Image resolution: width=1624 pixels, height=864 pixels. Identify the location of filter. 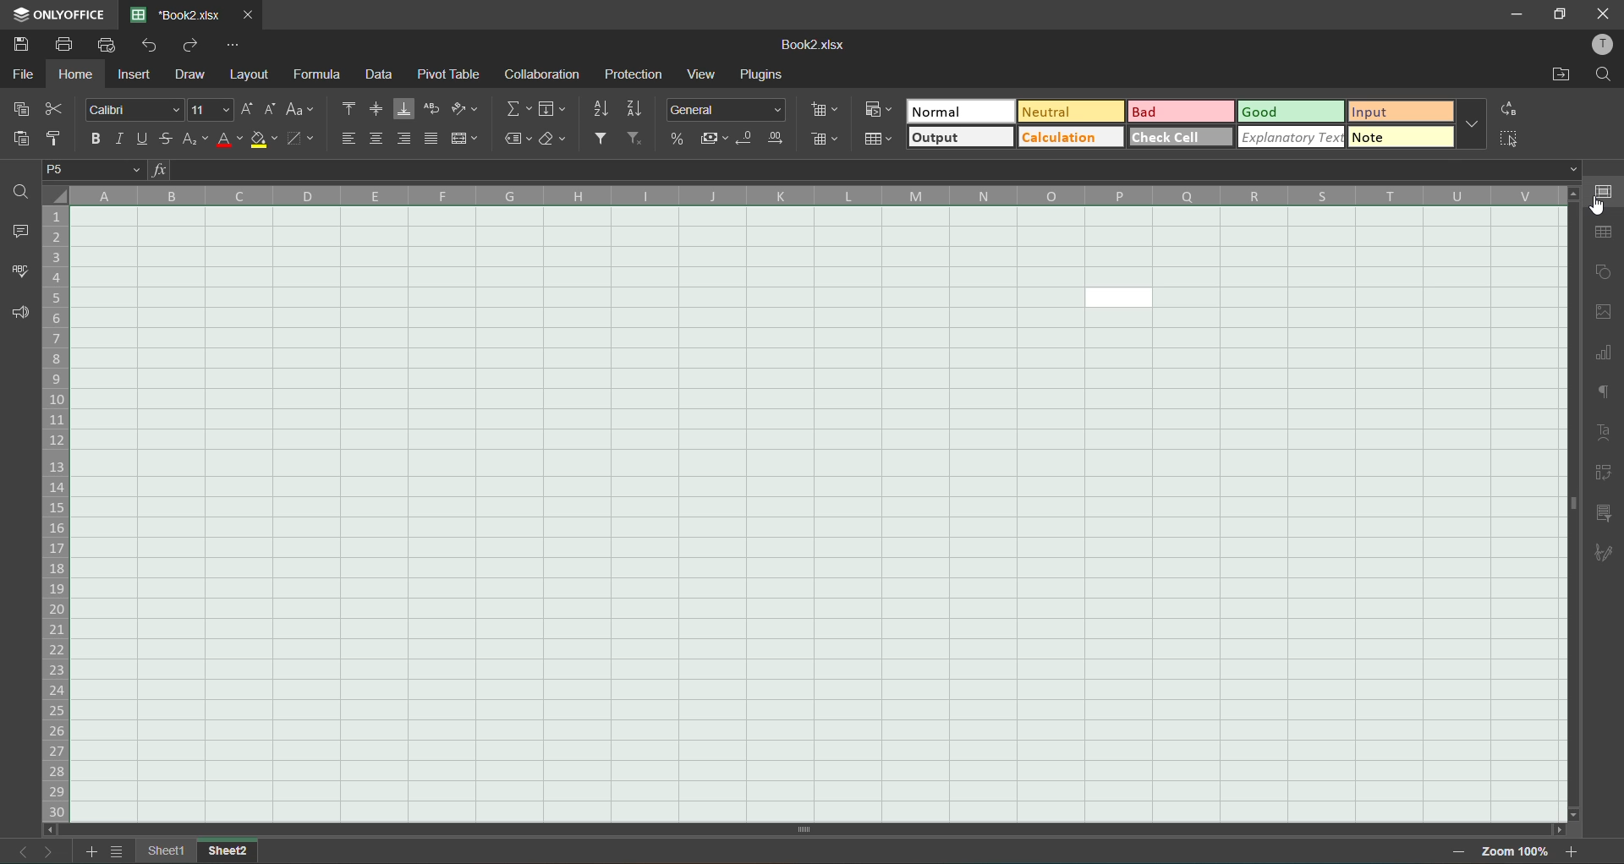
(606, 139).